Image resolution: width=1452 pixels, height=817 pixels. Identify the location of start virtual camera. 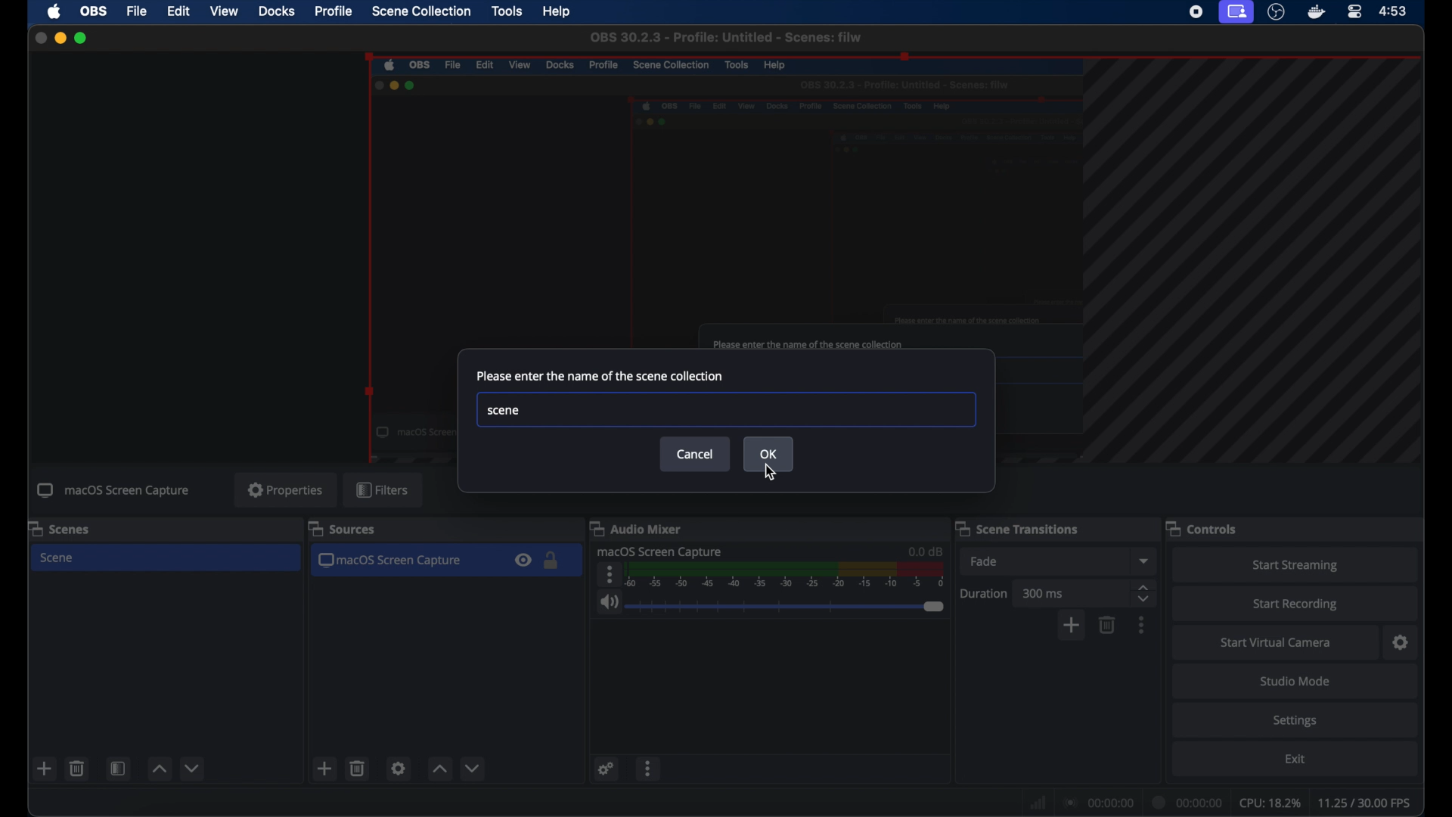
(1277, 641).